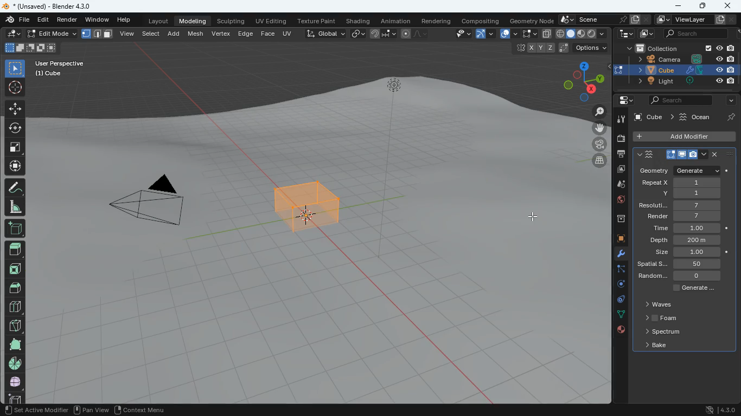 The height and width of the screenshot is (416, 741). Describe the element at coordinates (644, 33) in the screenshot. I see `image` at that location.